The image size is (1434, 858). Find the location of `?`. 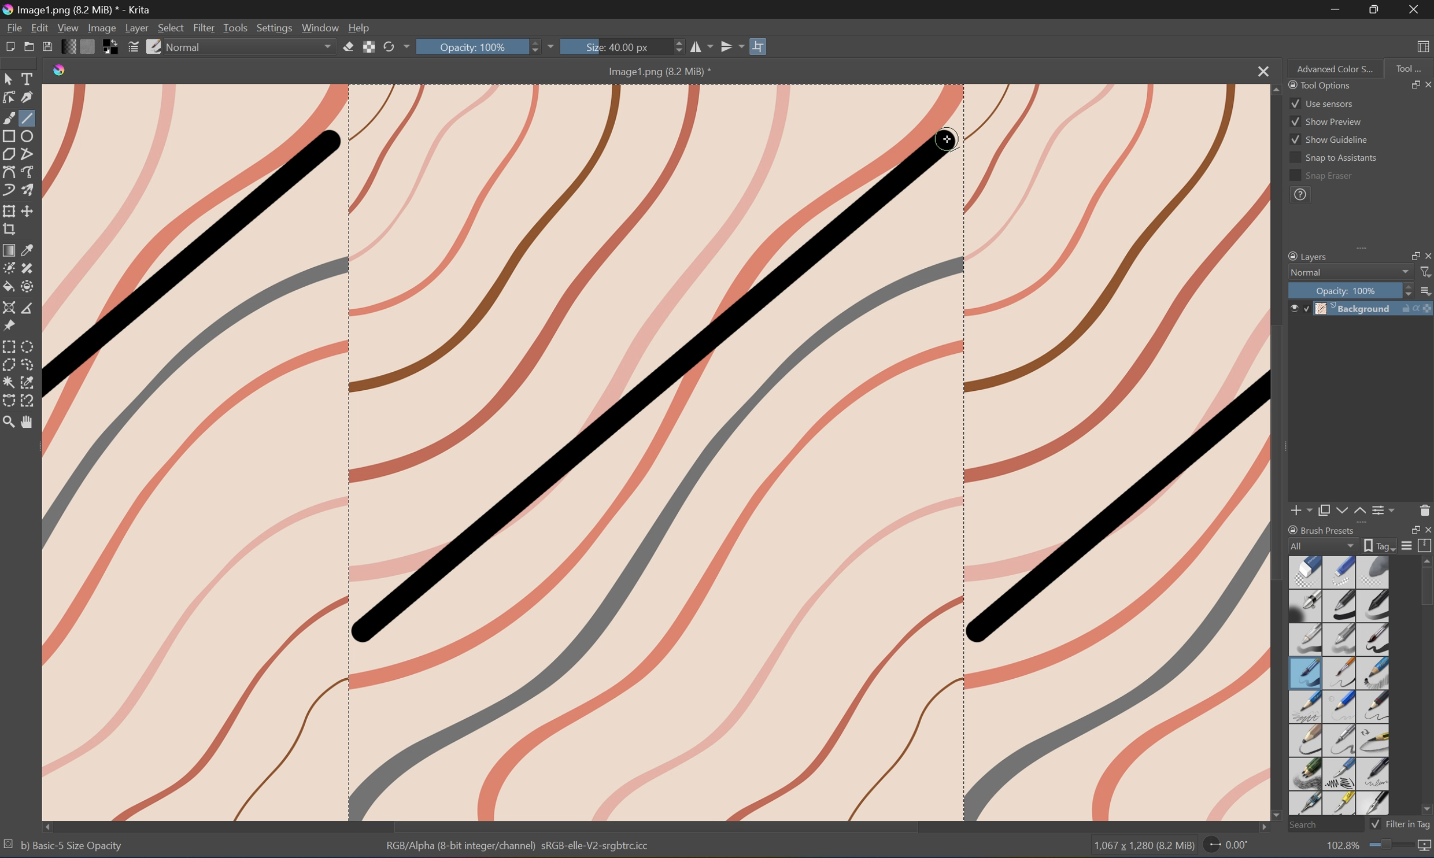

? is located at coordinates (1300, 196).